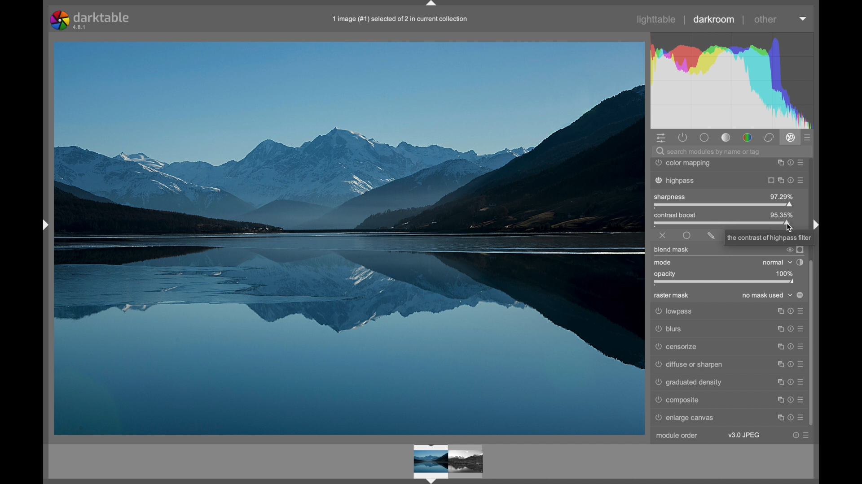 Image resolution: width=862 pixels, height=484 pixels. Describe the element at coordinates (790, 230) in the screenshot. I see `cursor` at that location.